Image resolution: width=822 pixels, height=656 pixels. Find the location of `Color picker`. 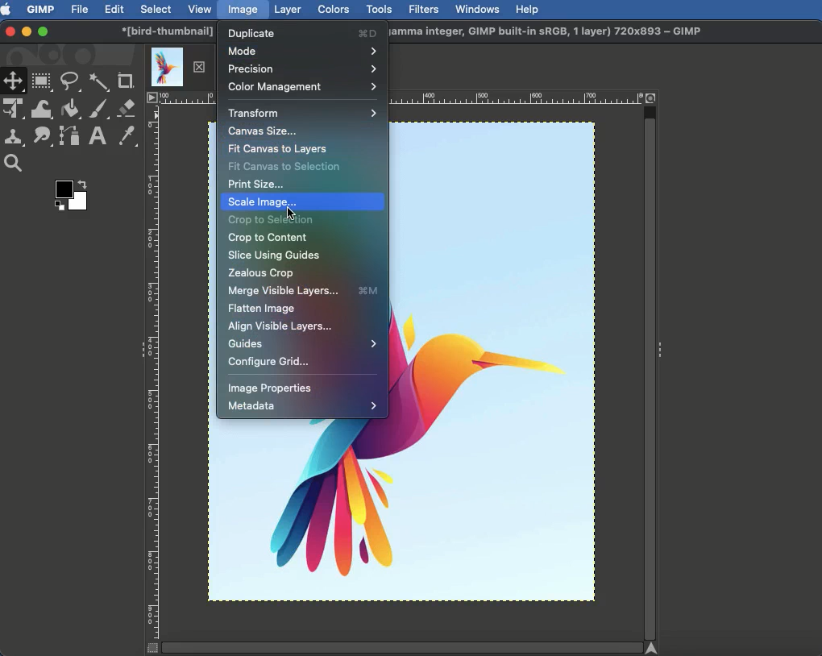

Color picker is located at coordinates (128, 136).